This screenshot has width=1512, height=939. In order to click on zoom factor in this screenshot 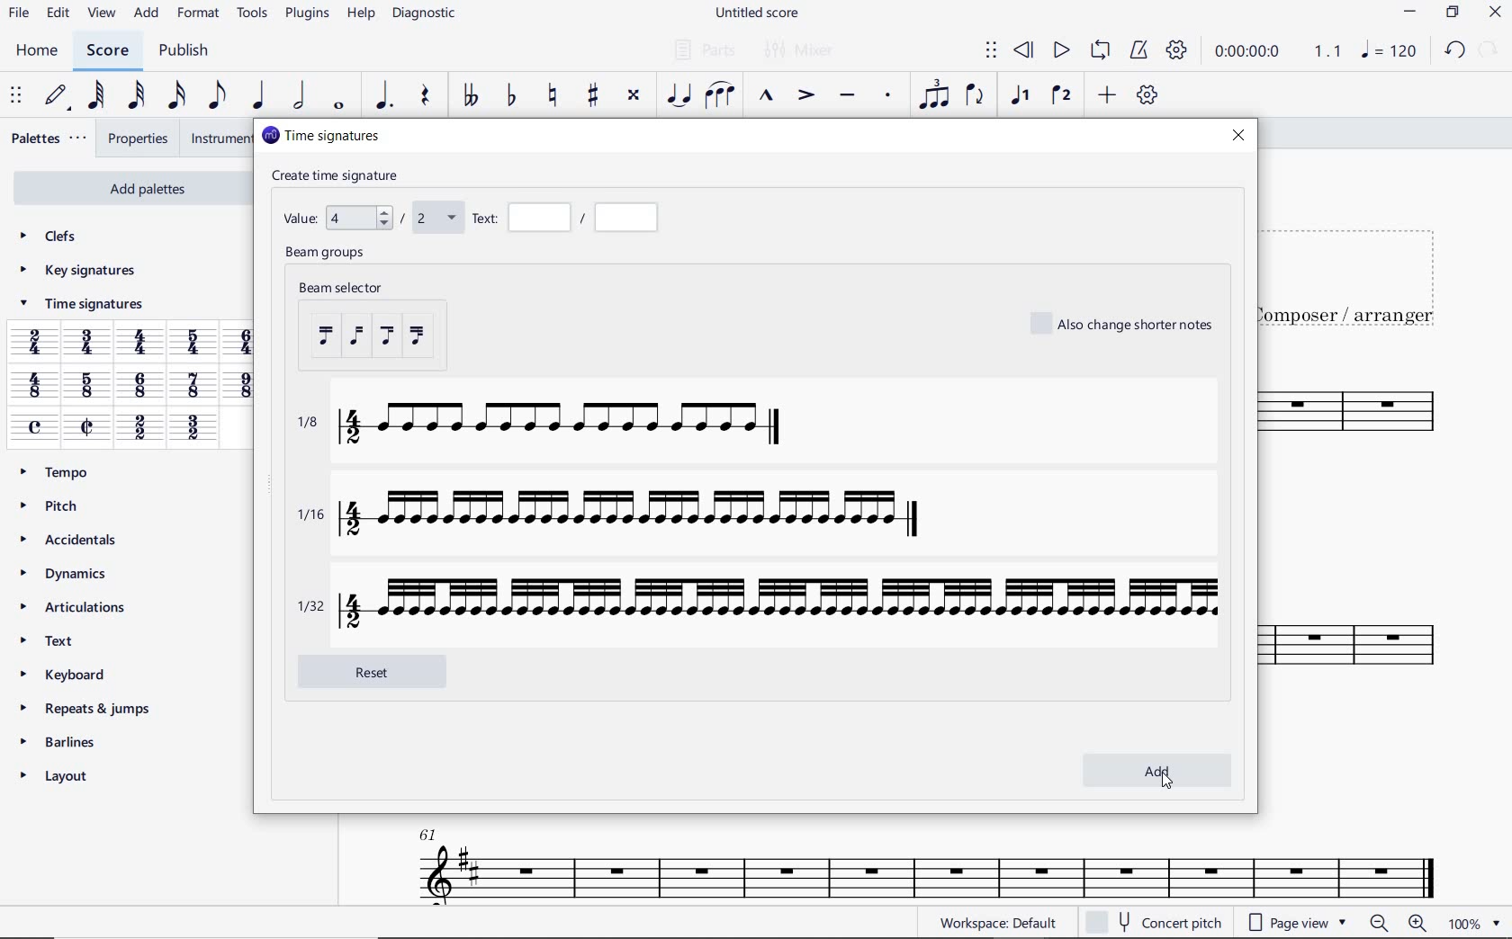, I will do `click(1472, 923)`.